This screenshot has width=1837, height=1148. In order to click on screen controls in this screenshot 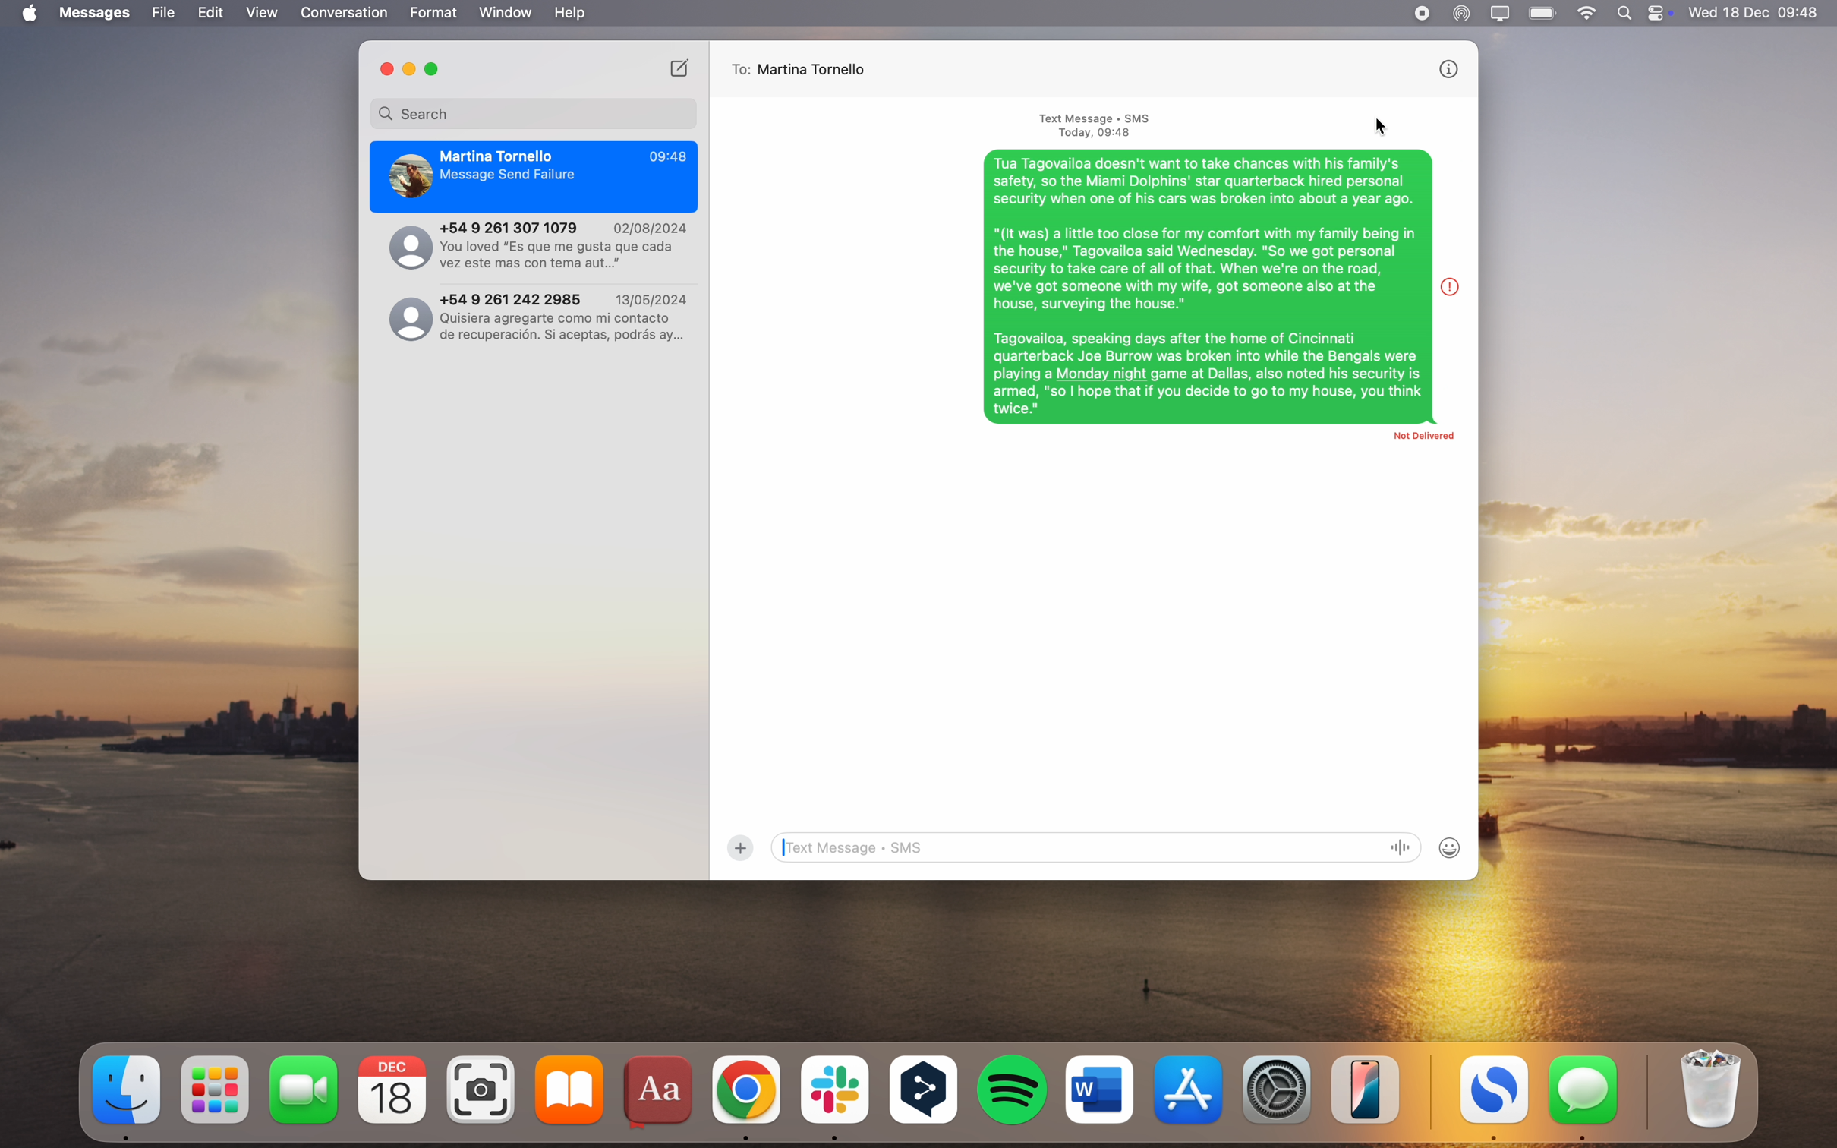, I will do `click(1662, 13)`.